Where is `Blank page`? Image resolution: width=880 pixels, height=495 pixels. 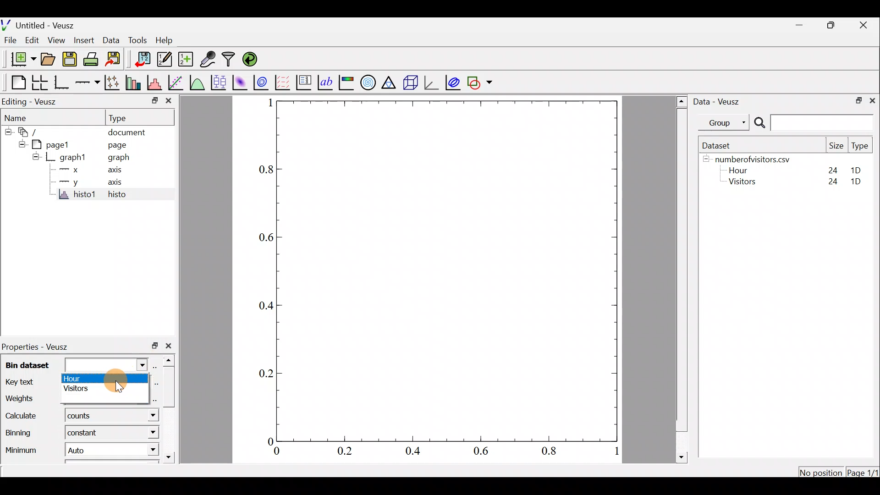 Blank page is located at coordinates (16, 82).